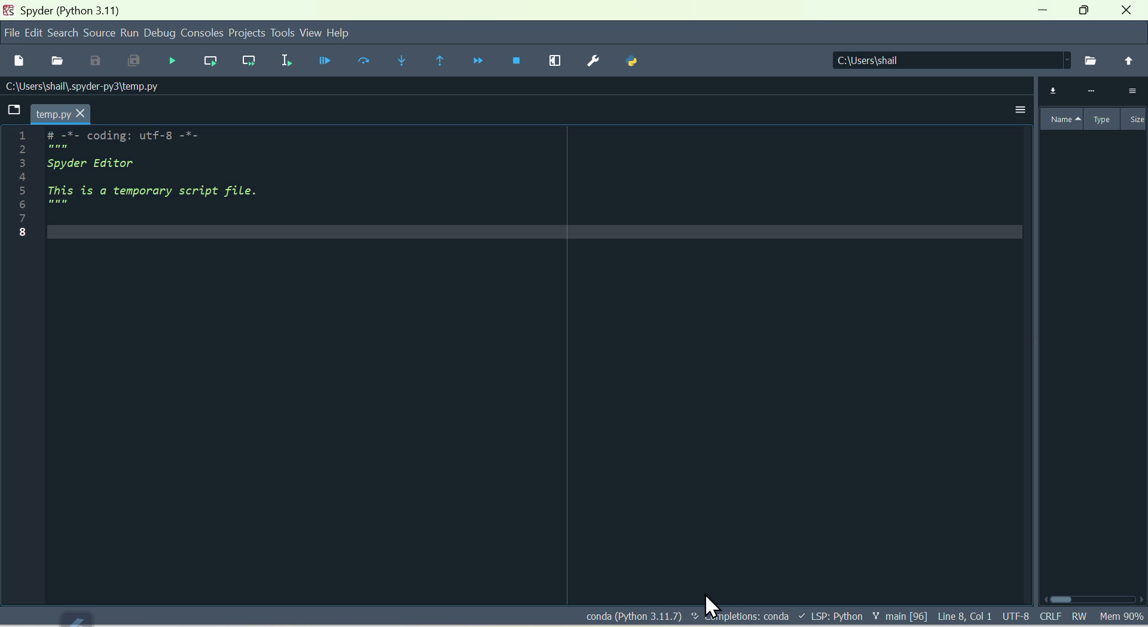  I want to click on Preferences, so click(595, 60).